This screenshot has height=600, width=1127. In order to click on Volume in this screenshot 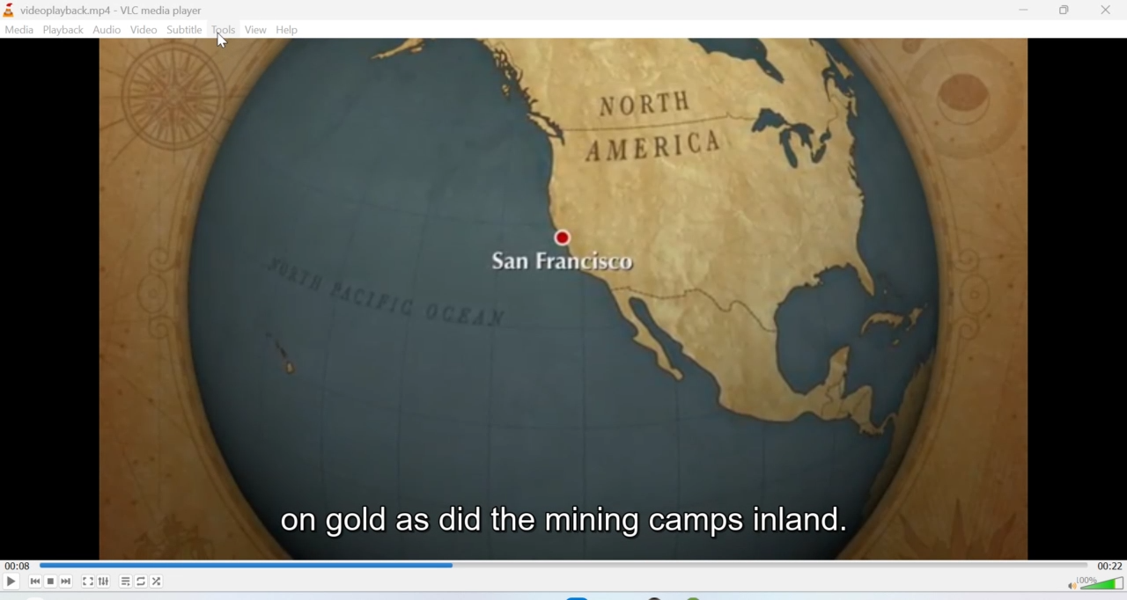, I will do `click(1096, 587)`.